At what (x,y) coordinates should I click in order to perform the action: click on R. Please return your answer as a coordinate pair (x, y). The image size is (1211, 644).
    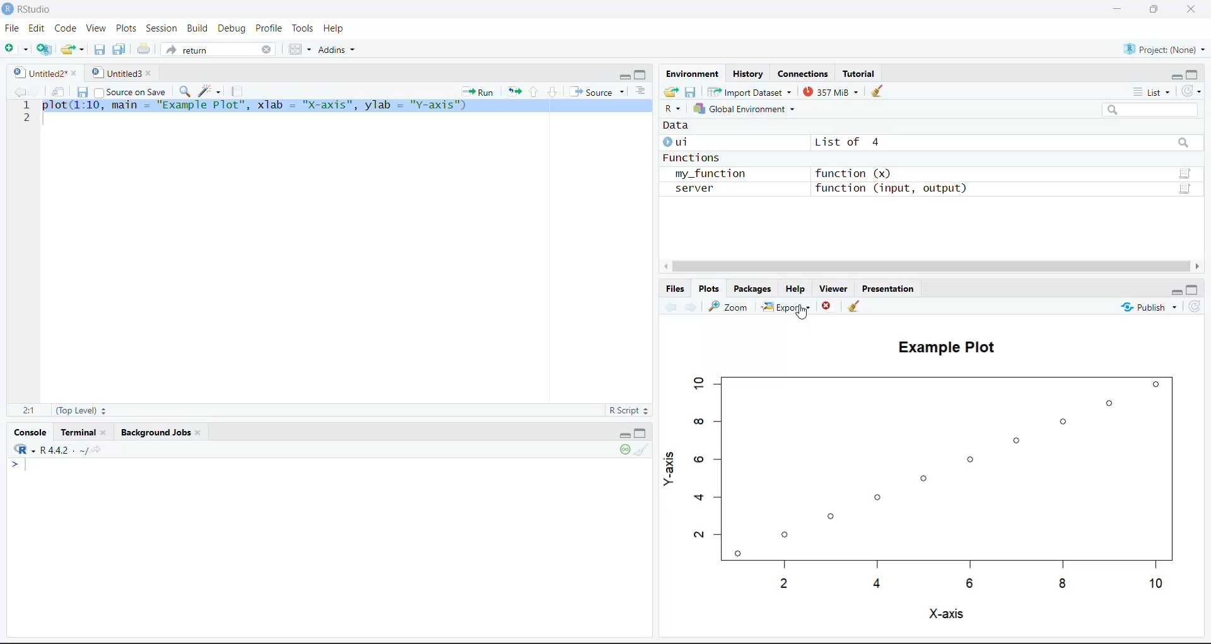
    Looking at the image, I should click on (674, 109).